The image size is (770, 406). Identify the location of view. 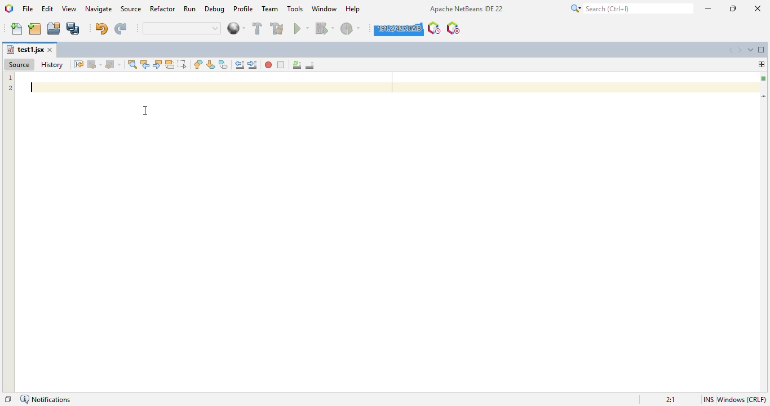
(70, 8).